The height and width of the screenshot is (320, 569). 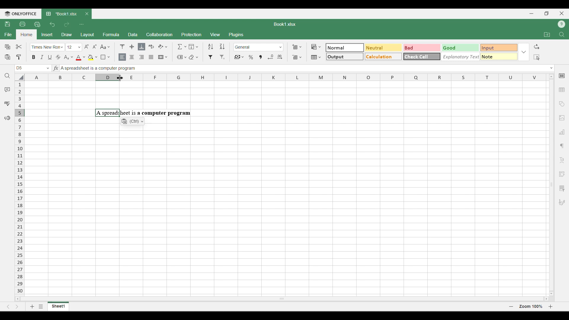 What do you see at coordinates (282, 298) in the screenshot?
I see `Horizontal slide bar` at bounding box center [282, 298].